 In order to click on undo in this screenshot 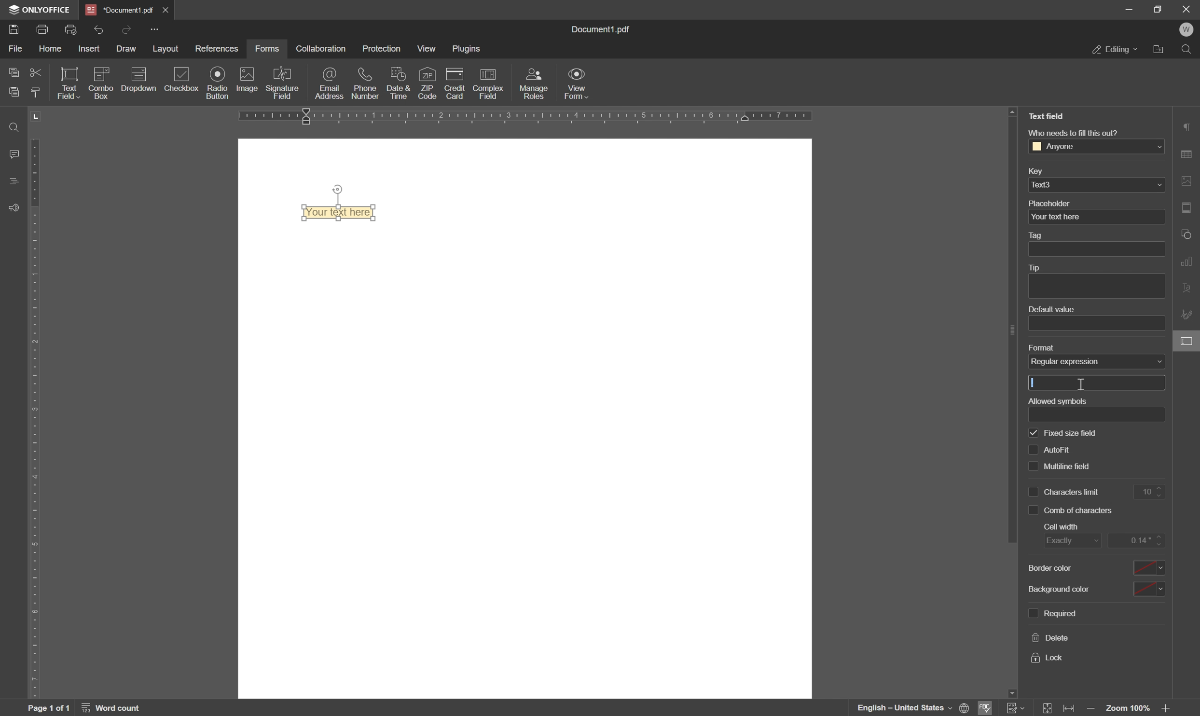, I will do `click(98, 29)`.